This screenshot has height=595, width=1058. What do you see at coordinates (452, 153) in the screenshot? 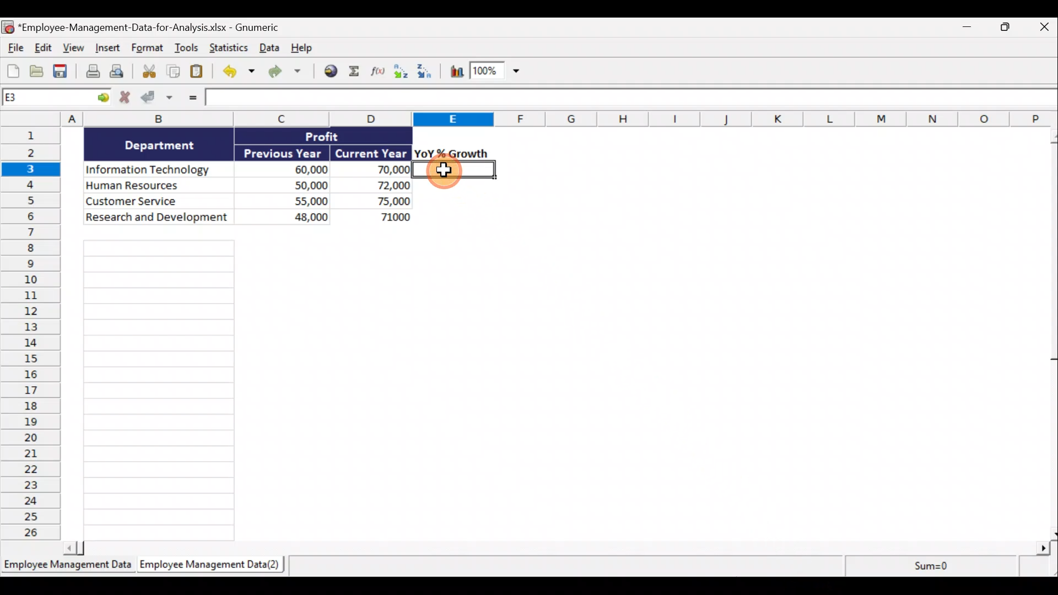
I see `YoY% Growth` at bounding box center [452, 153].